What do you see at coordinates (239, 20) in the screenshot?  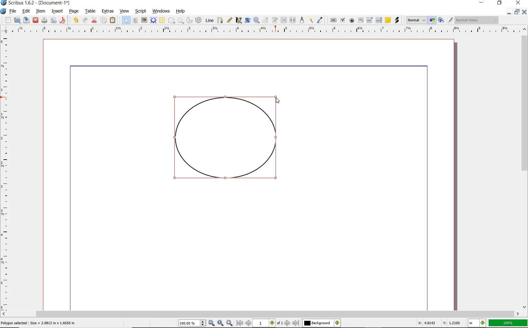 I see `CALLIGRAPHIC LINE` at bounding box center [239, 20].